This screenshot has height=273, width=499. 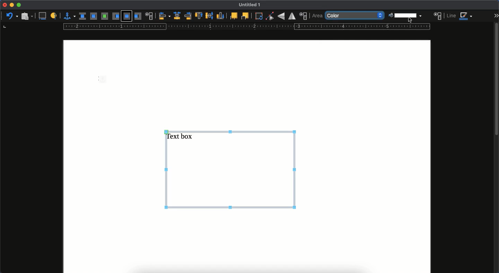 I want to click on through, so click(x=127, y=16).